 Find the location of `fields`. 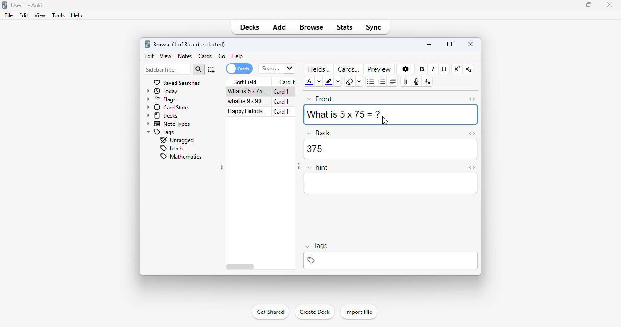

fields is located at coordinates (319, 69).